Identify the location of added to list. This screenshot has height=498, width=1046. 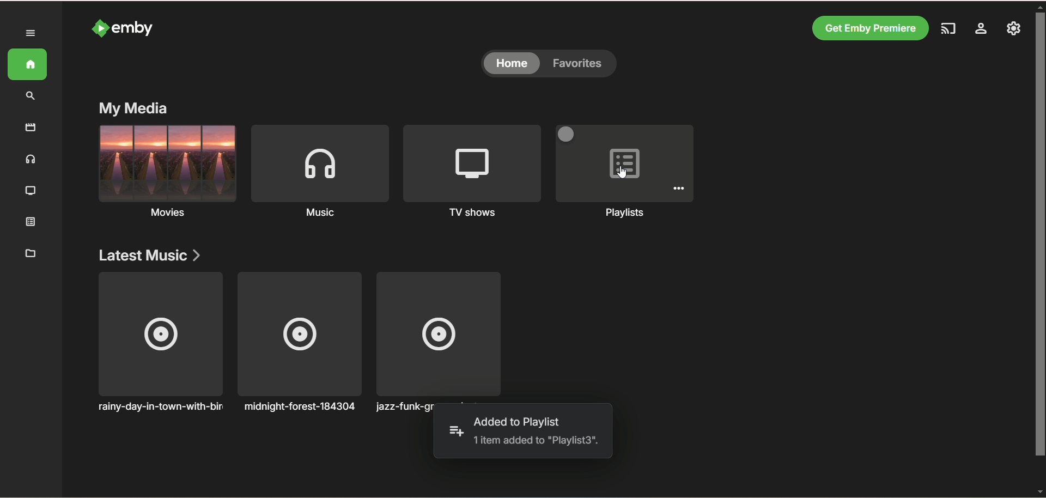
(455, 431).